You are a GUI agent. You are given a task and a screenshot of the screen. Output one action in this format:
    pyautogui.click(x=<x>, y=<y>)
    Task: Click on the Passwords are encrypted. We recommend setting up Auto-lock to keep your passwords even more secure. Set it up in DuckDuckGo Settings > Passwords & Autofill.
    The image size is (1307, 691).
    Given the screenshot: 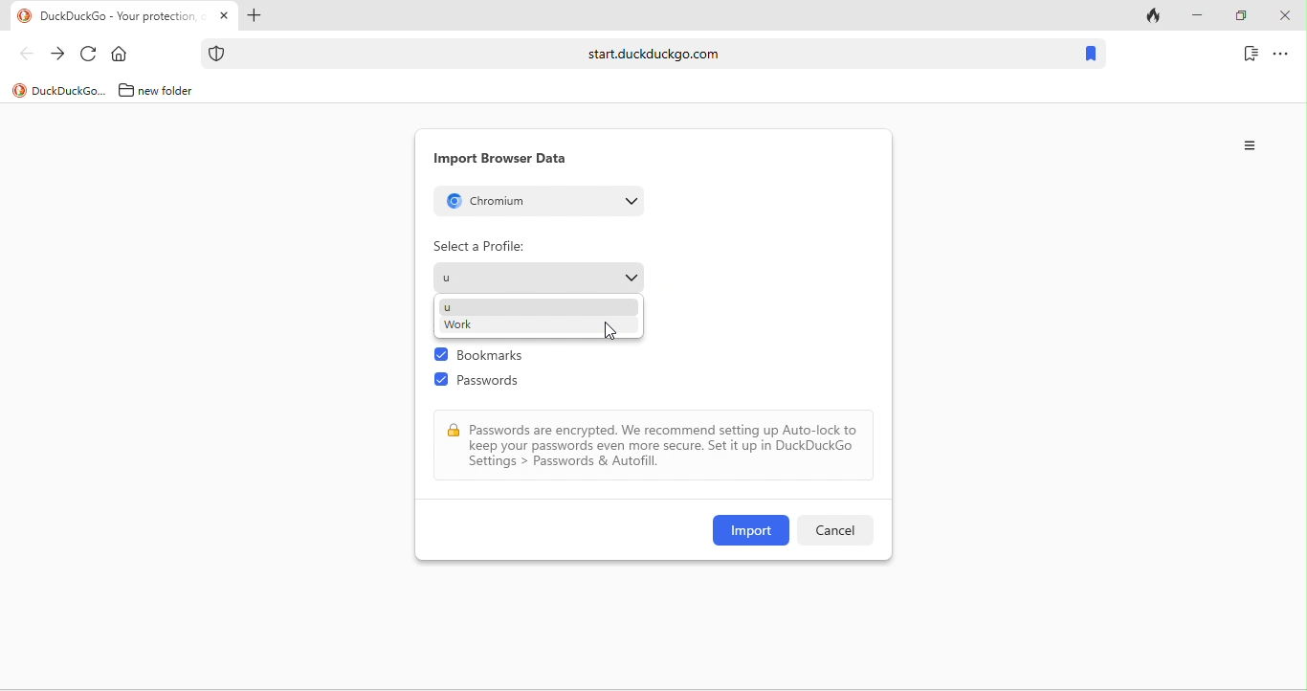 What is the action you would take?
    pyautogui.click(x=665, y=446)
    